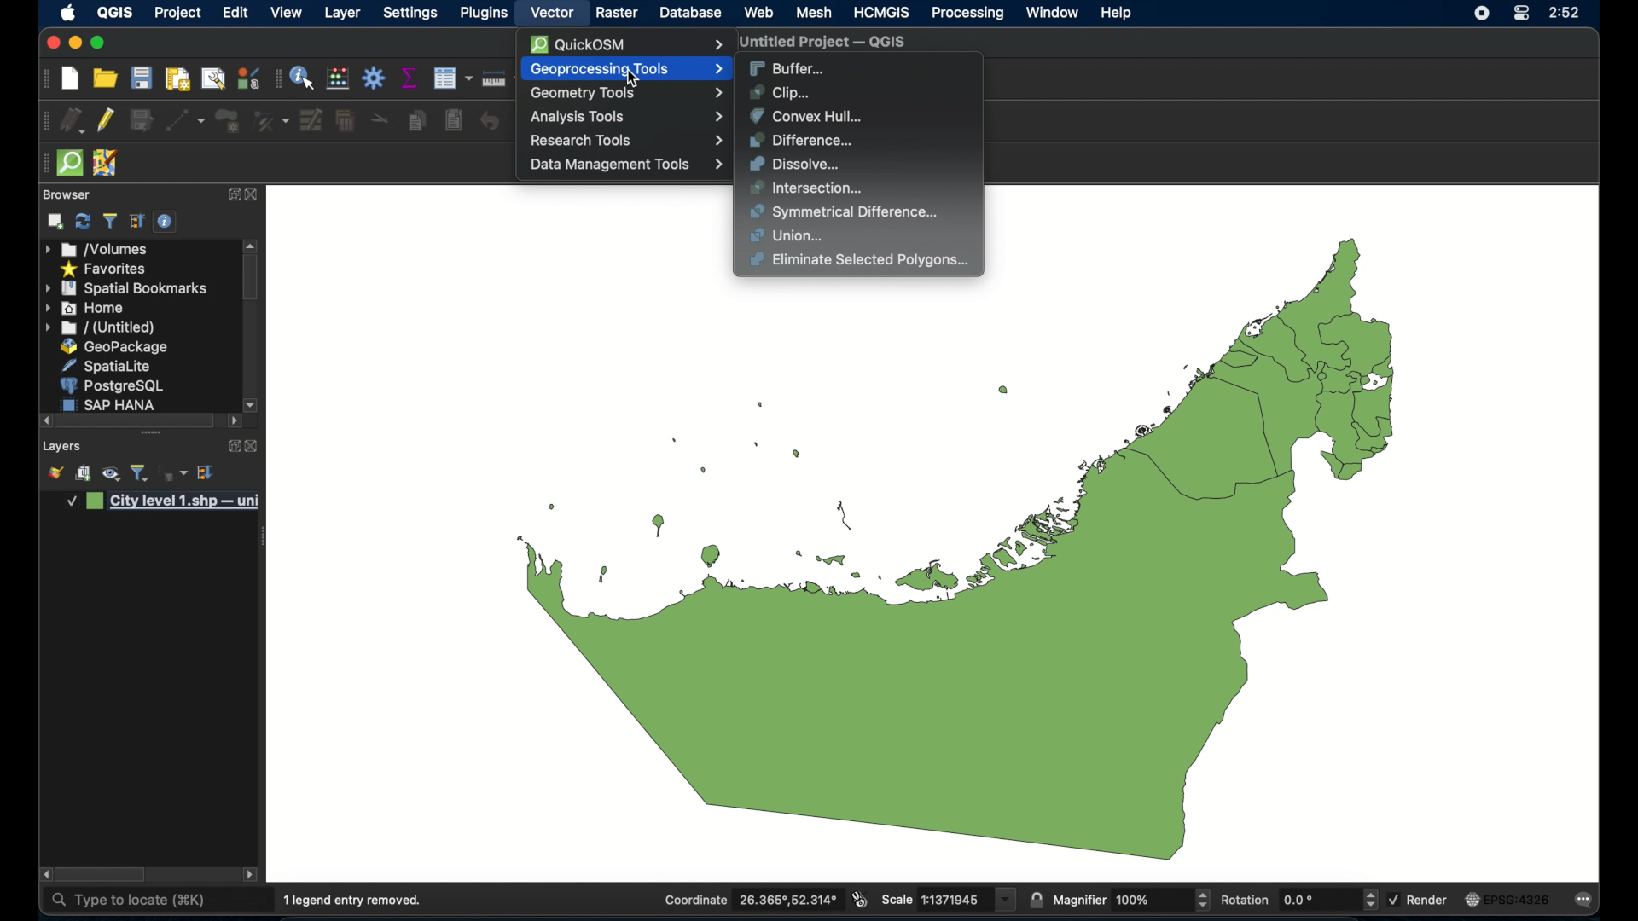 The height and width of the screenshot is (921, 1638). What do you see at coordinates (108, 366) in the screenshot?
I see `spatial lite` at bounding box center [108, 366].